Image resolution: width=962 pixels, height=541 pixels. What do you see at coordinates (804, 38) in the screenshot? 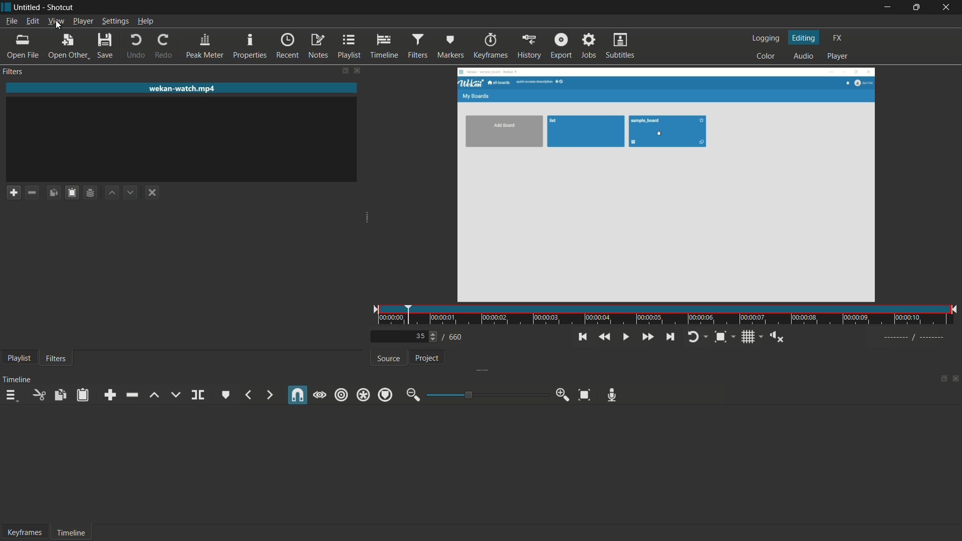
I see `editing` at bounding box center [804, 38].